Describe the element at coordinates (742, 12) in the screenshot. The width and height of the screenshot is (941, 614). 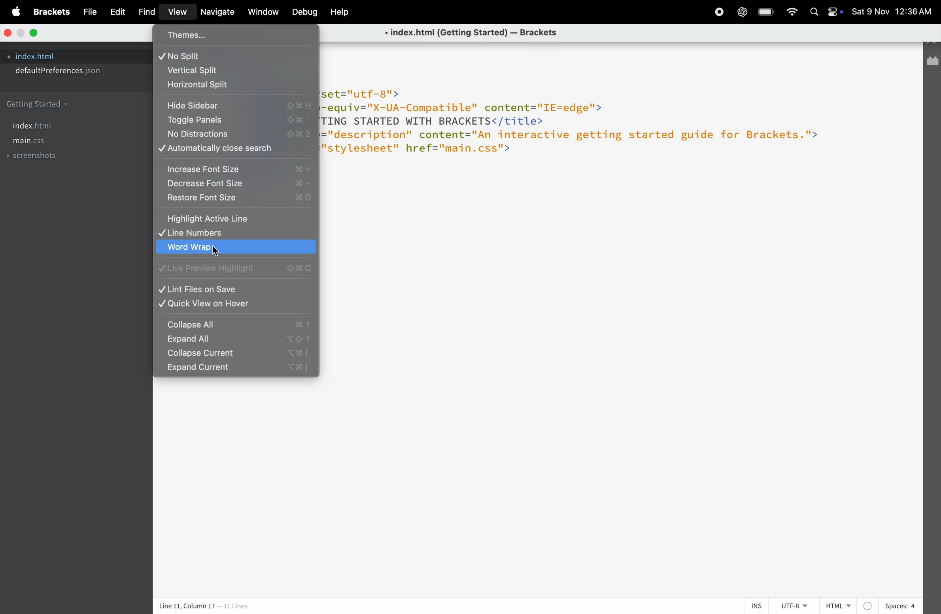
I see `chatgpt` at that location.